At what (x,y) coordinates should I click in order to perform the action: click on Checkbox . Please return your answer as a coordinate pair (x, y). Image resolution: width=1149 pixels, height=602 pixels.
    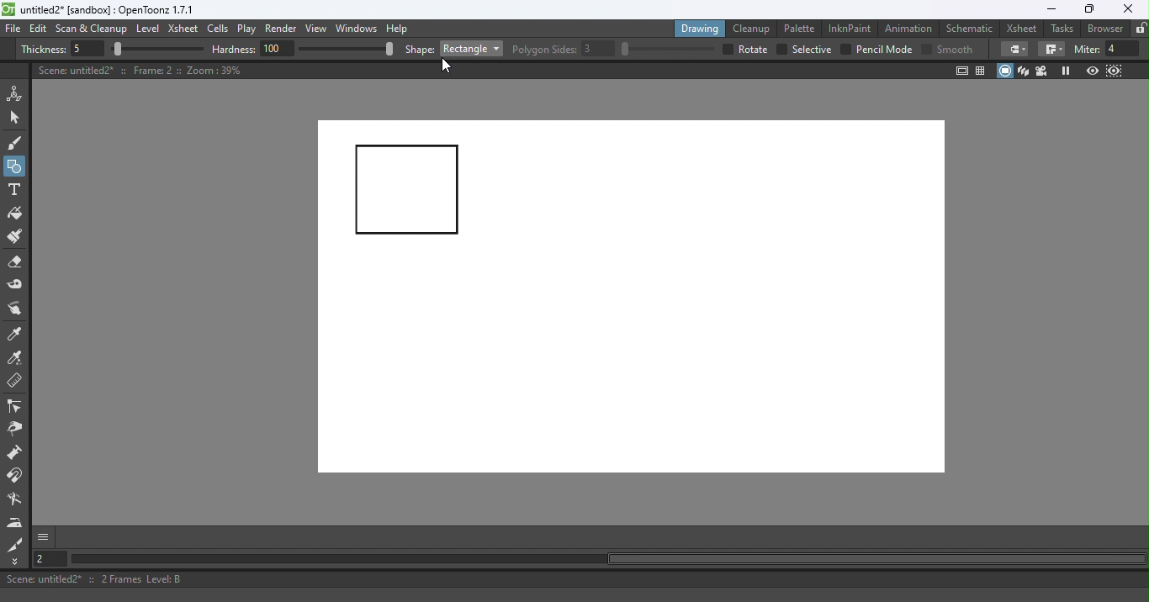
    Looking at the image, I should click on (926, 48).